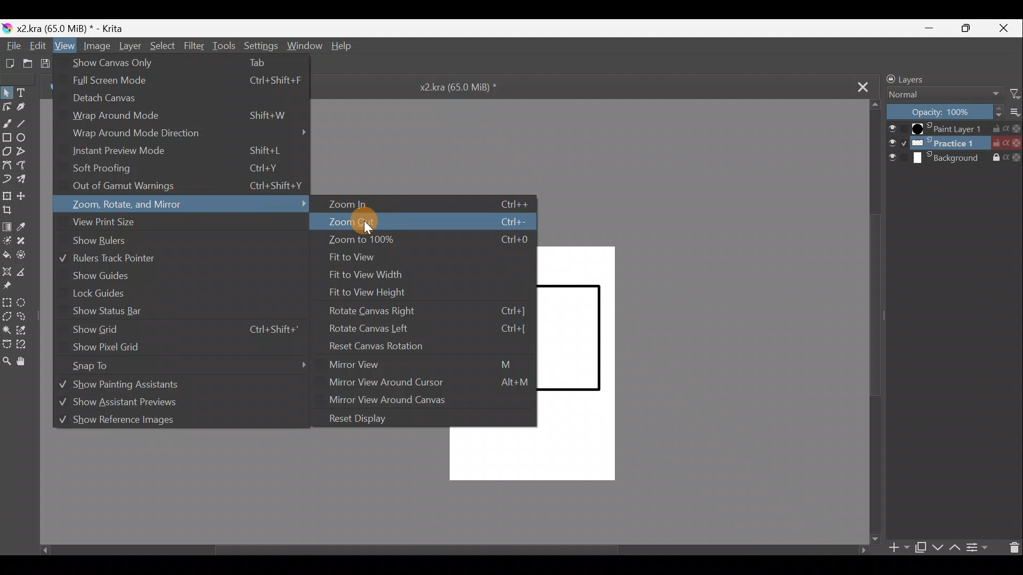 This screenshot has width=1023, height=575. Describe the element at coordinates (27, 342) in the screenshot. I see `Magnetic curve selection tool` at that location.